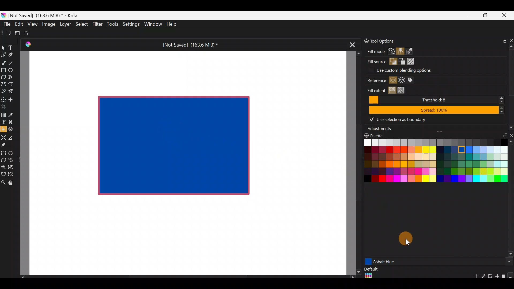 The width and height of the screenshot is (514, 289). What do you see at coordinates (474, 277) in the screenshot?
I see `Add a new colour swatch` at bounding box center [474, 277].